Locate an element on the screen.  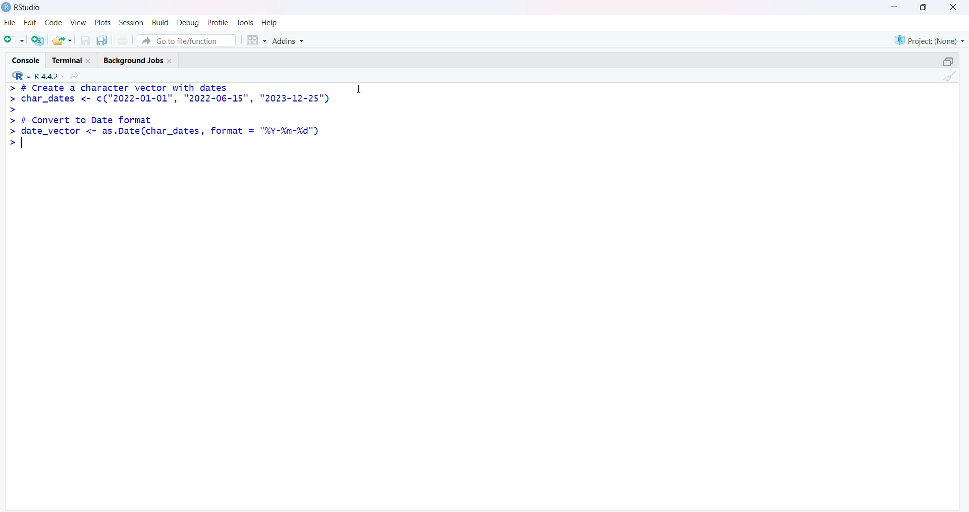
Maximize is located at coordinates (924, 7).